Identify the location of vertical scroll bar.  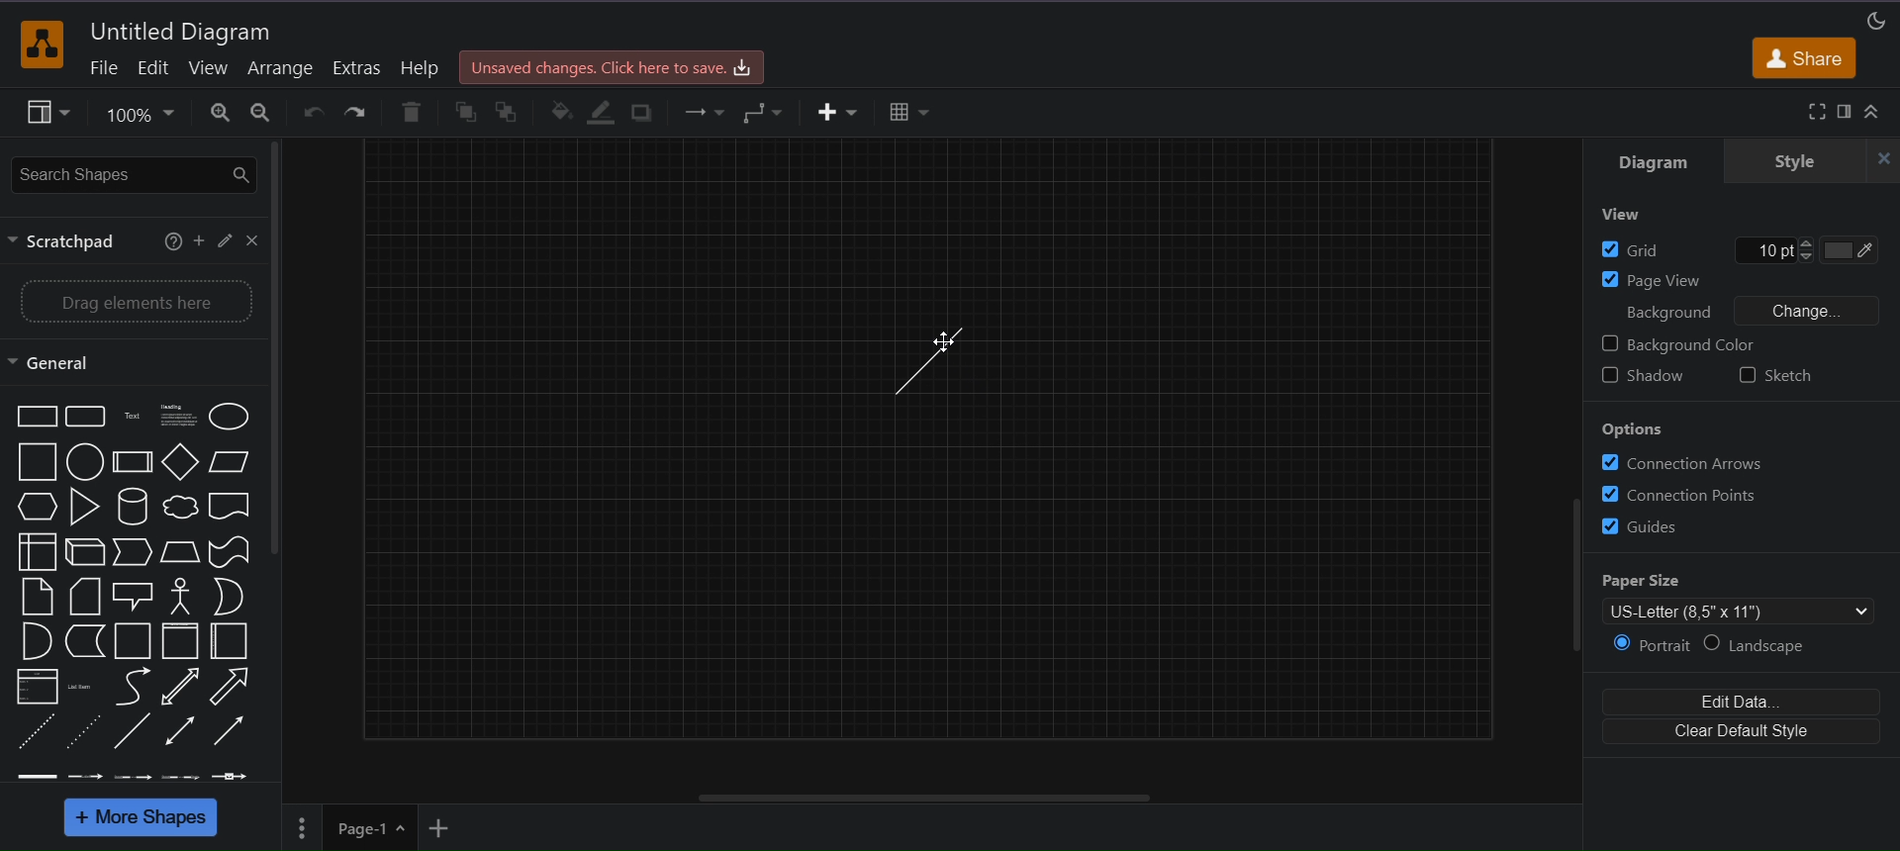
(281, 352).